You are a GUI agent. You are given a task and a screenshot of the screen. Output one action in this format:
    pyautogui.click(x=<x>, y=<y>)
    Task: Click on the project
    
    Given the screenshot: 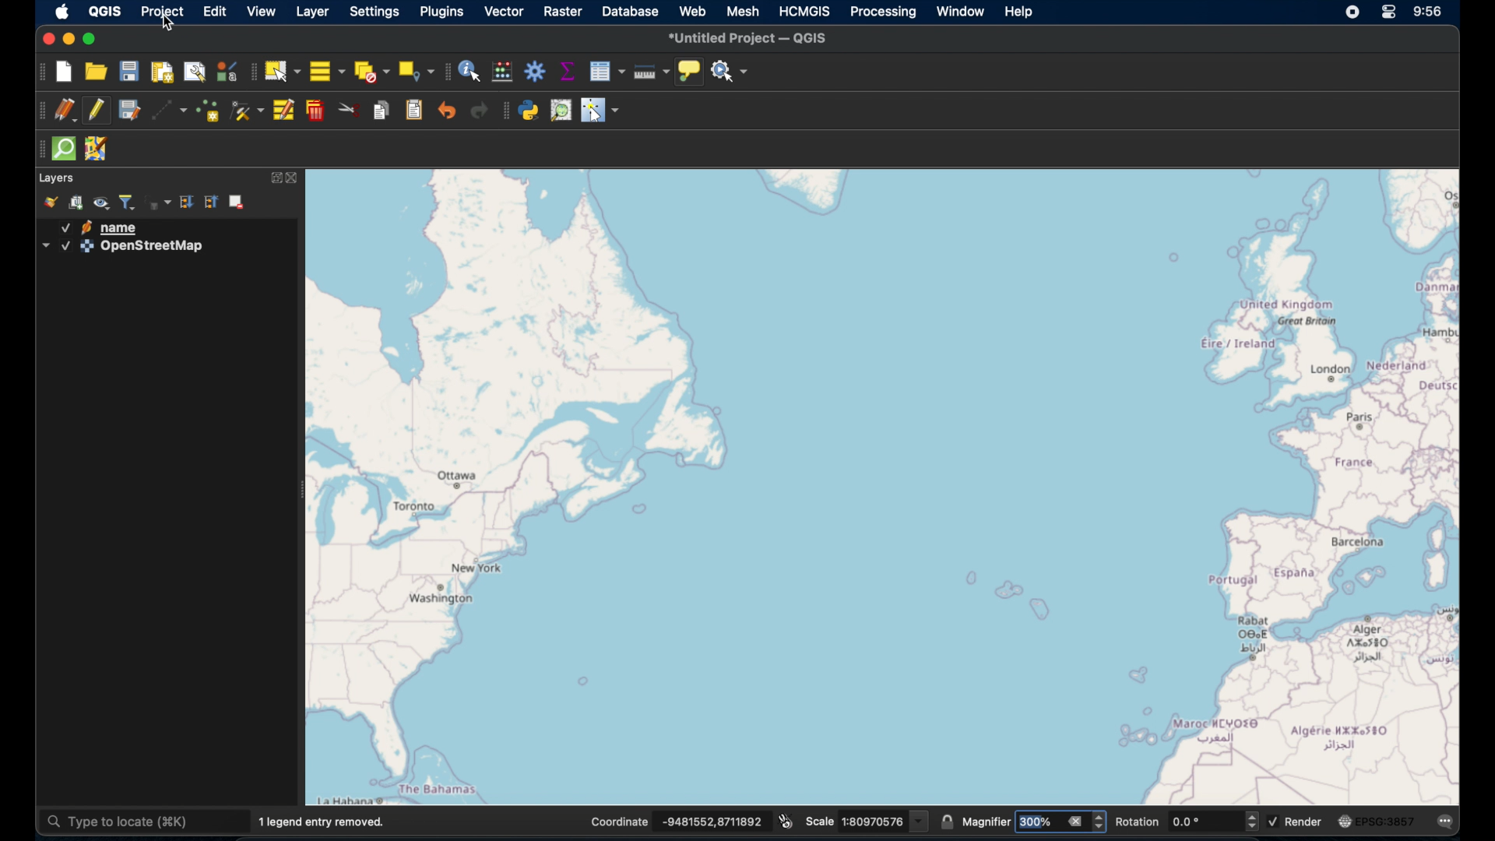 What is the action you would take?
    pyautogui.click(x=160, y=12)
    